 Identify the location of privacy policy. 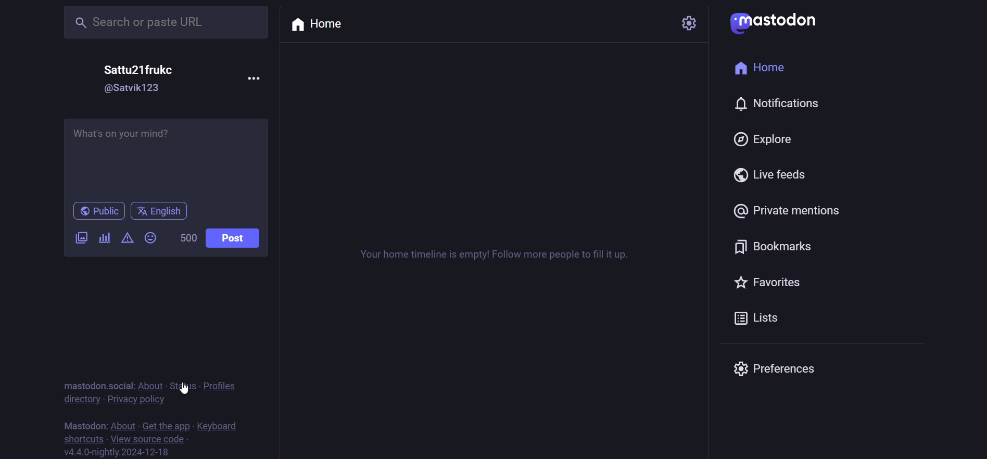
(135, 399).